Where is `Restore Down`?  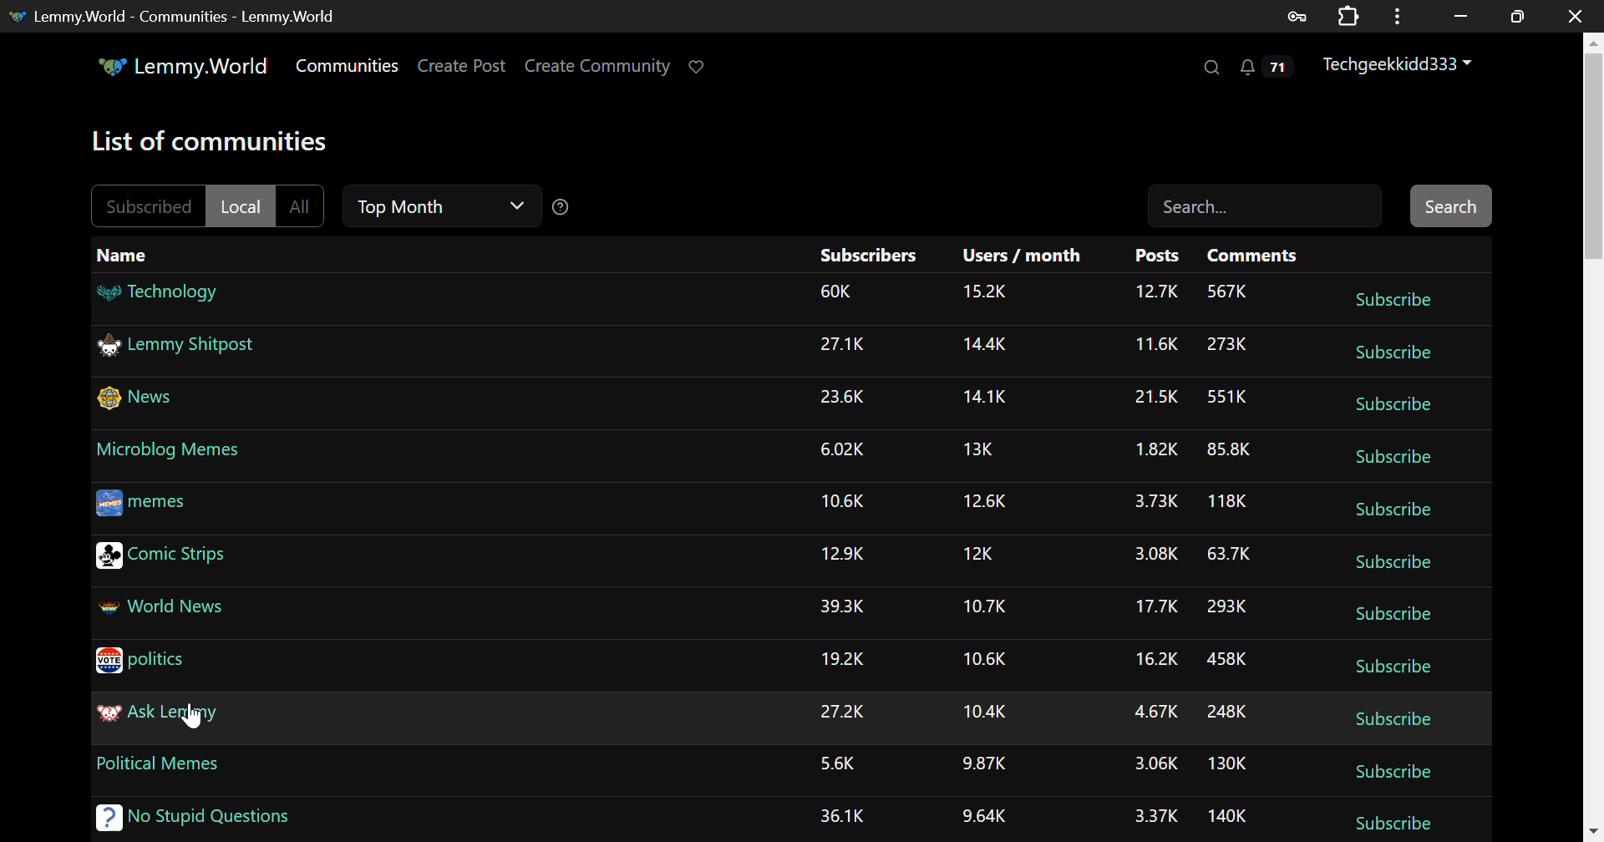
Restore Down is located at coordinates (1462, 16).